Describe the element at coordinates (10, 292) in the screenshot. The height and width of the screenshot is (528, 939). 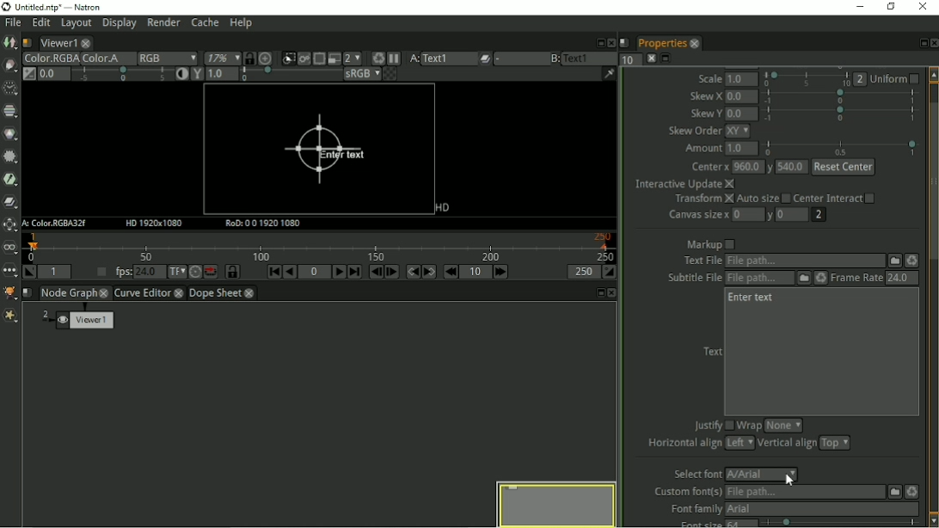
I see `GMIC` at that location.